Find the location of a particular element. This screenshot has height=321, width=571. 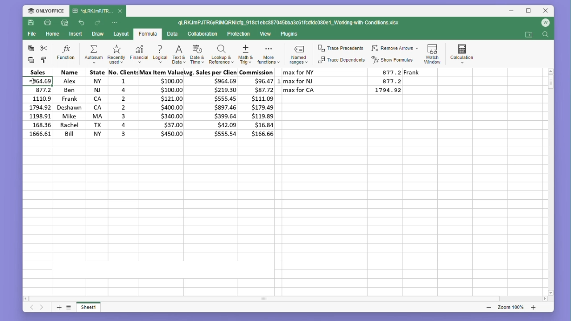

Protection is located at coordinates (238, 34).